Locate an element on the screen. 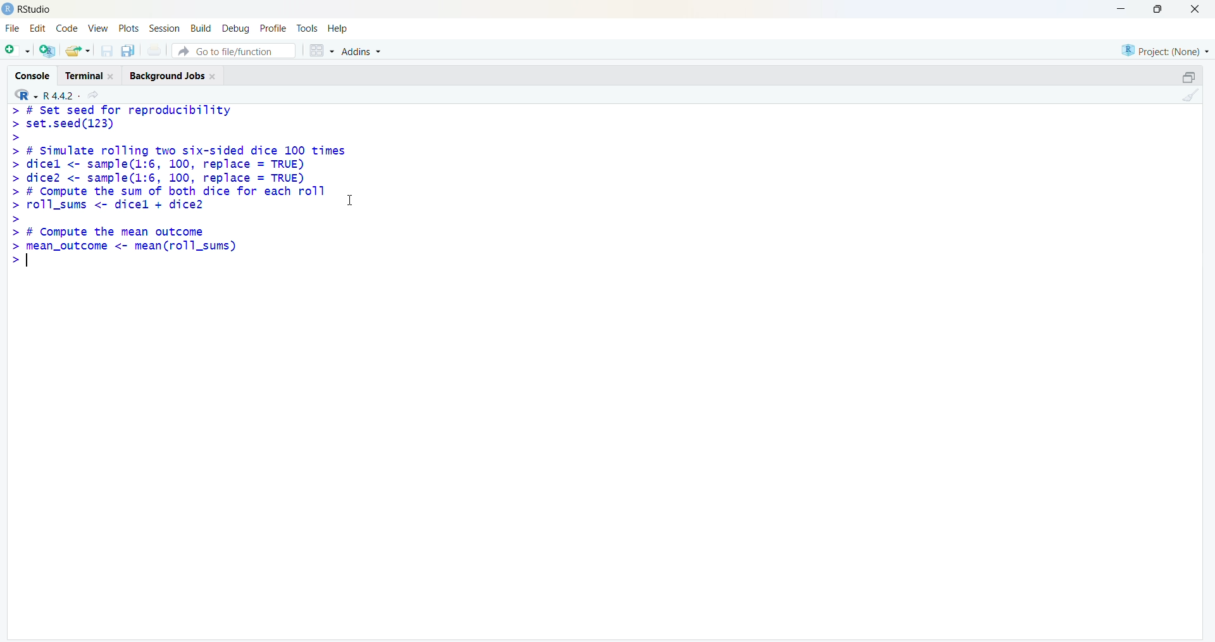 The image size is (1215, 642). > # Set seed for reproducibility> set.seed(123)>> # Simulate rolling two six-sided dice 100 times> dicel <- sample(1:6, 100, replace = TRUE)> dice2 <- sample(1:6, 100, replace = TRUE)> # Compute the sum of both dice for each rollroll_sums <- dicel + dice2# Compute the mean outcomemean_outcome <- mean(roll_sums)> is located at coordinates (177, 186).